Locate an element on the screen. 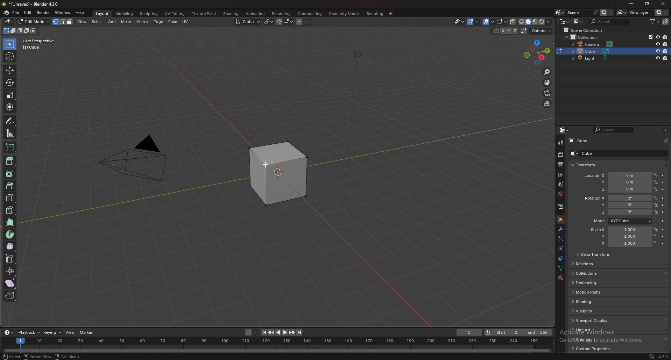 The height and width of the screenshot is (360, 671). help is located at coordinates (80, 13).